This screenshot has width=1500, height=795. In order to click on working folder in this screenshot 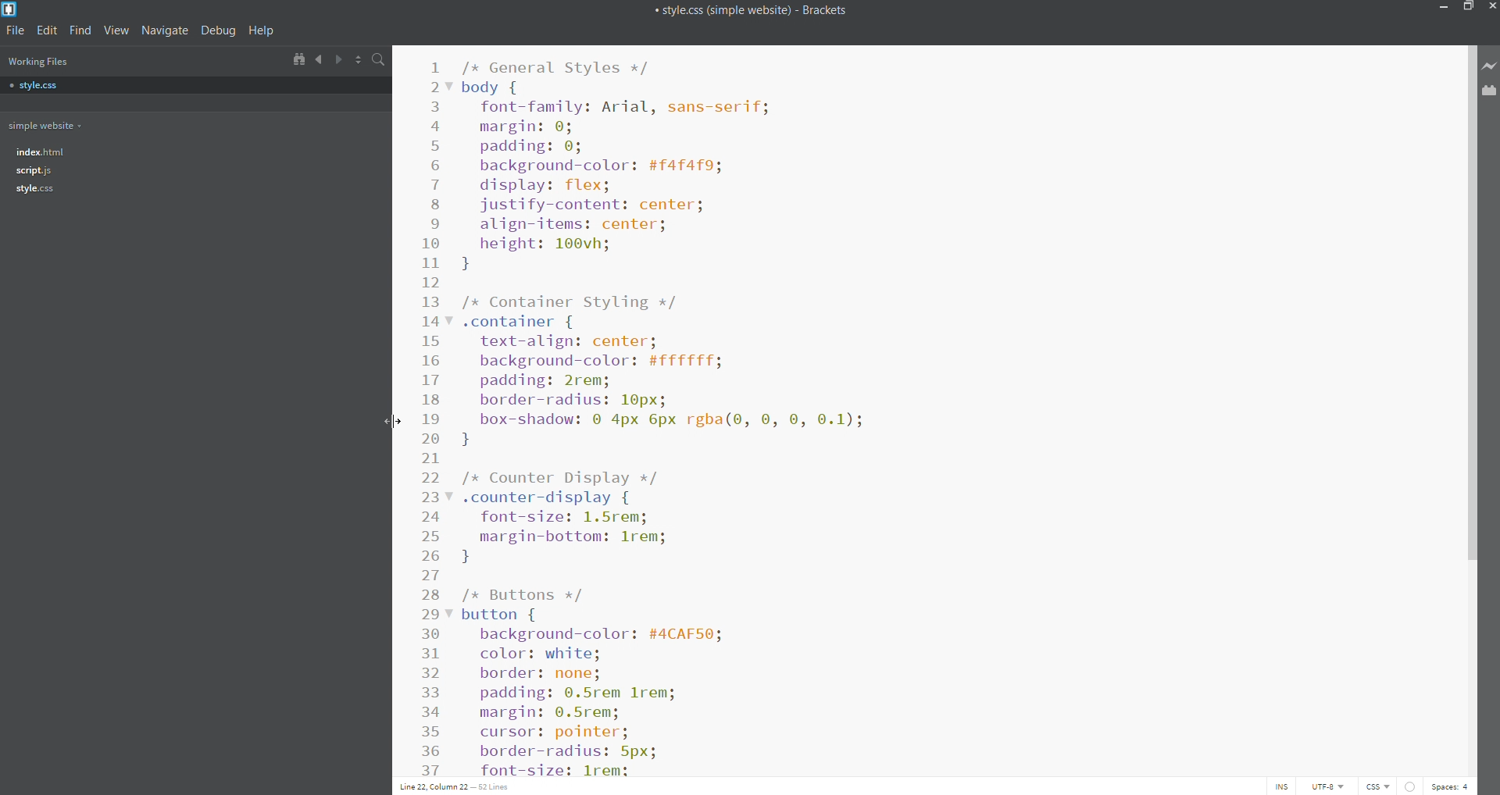, I will do `click(114, 124)`.